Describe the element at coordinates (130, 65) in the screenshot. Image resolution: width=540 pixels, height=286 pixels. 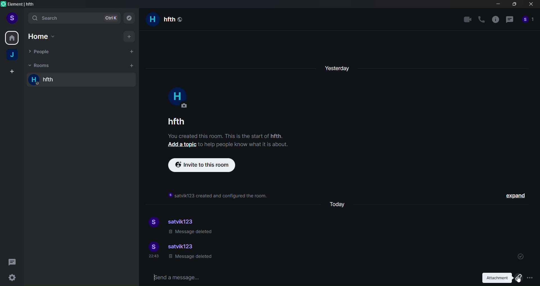
I see `add rome` at that location.